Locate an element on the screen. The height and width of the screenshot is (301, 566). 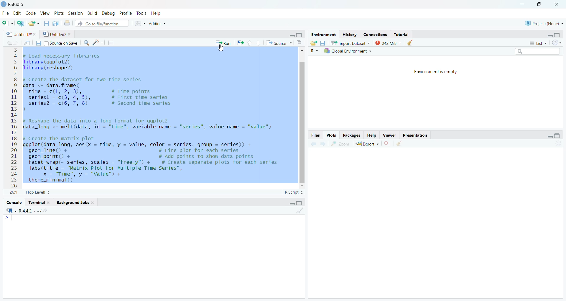
Environment is empty is located at coordinates (433, 71).